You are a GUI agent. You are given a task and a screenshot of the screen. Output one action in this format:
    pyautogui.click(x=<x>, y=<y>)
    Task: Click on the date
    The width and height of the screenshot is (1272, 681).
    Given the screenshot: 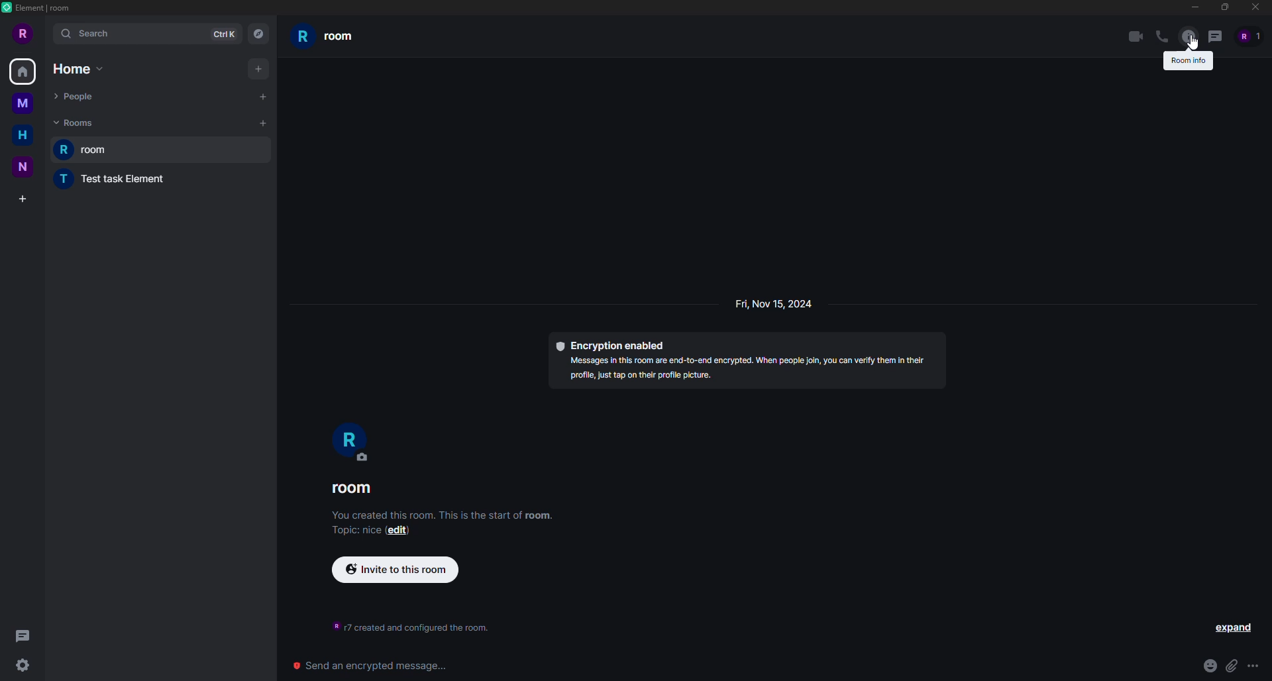 What is the action you would take?
    pyautogui.click(x=773, y=306)
    